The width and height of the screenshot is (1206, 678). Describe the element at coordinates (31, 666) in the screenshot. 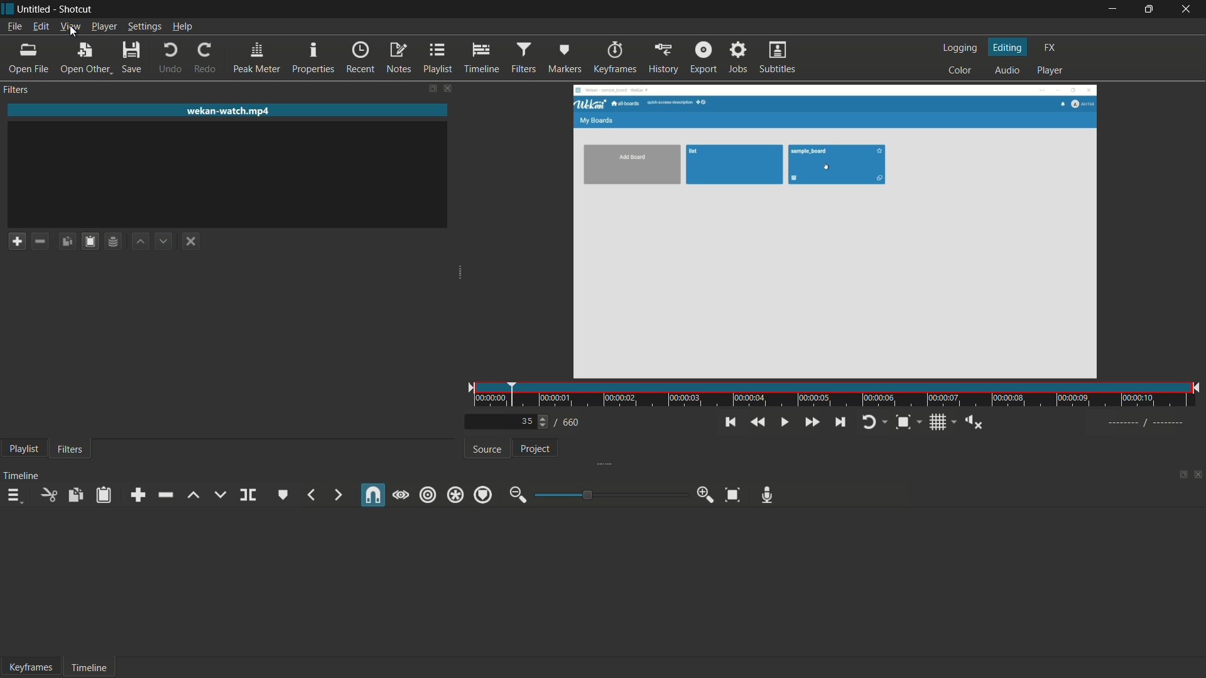

I see `keyframes` at that location.